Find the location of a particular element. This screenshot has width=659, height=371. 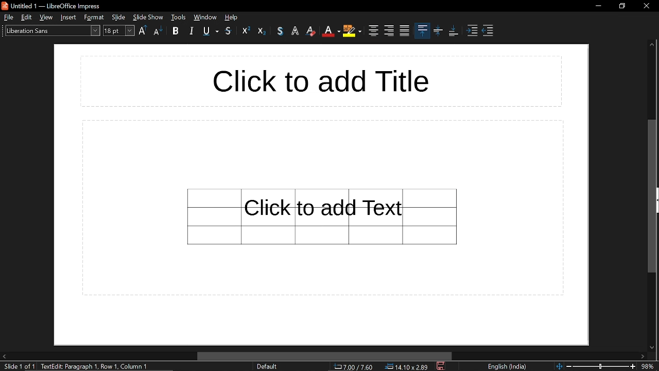

superscript is located at coordinates (246, 30).